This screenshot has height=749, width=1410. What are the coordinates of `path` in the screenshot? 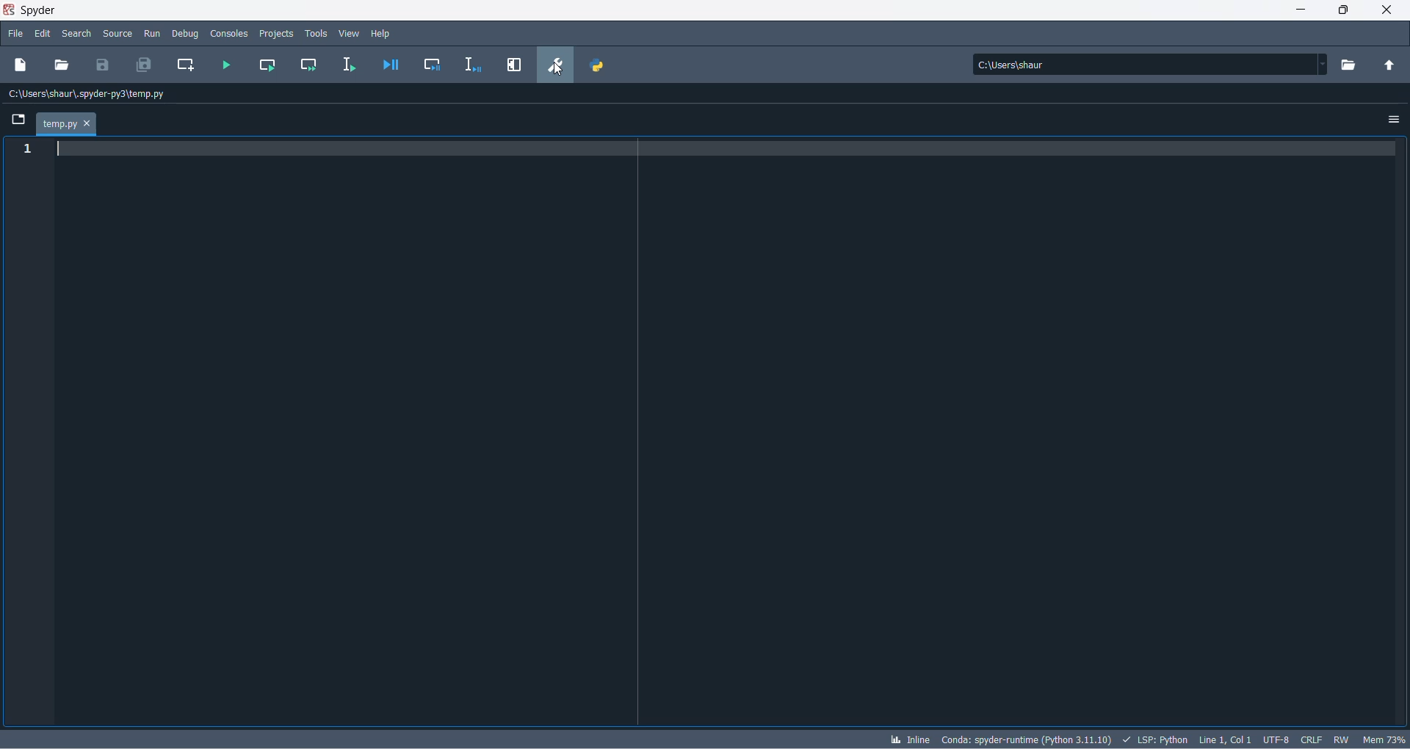 It's located at (1143, 65).